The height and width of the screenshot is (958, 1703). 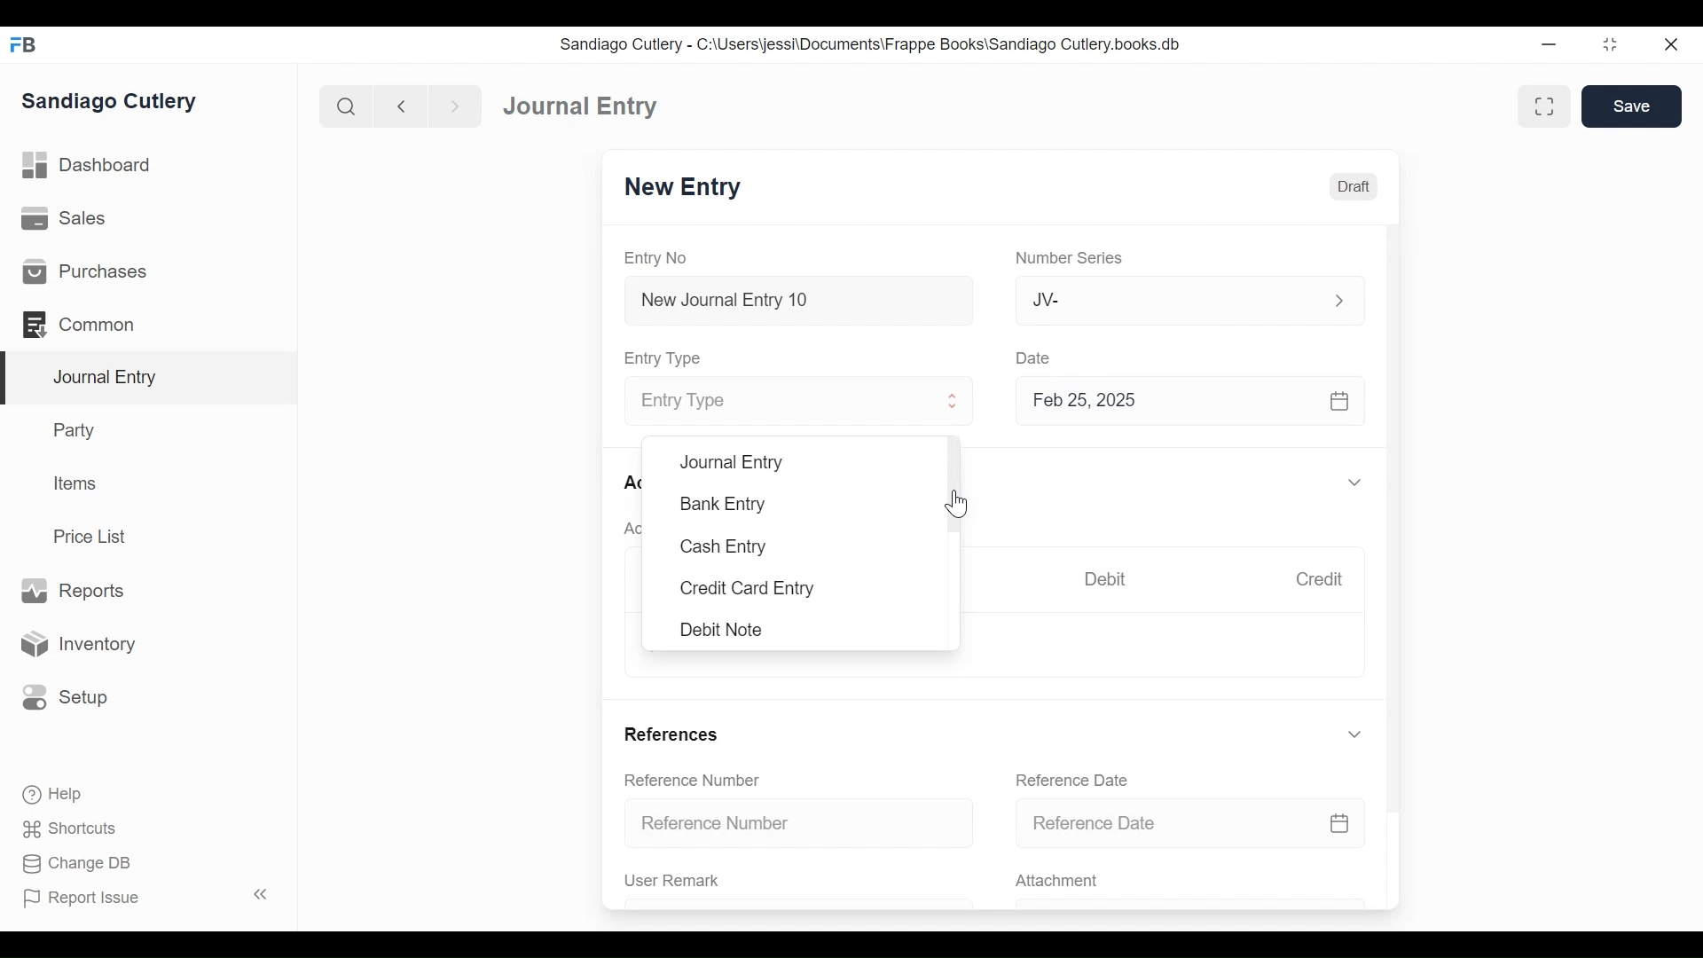 What do you see at coordinates (65, 828) in the screenshot?
I see `Shortcuts` at bounding box center [65, 828].